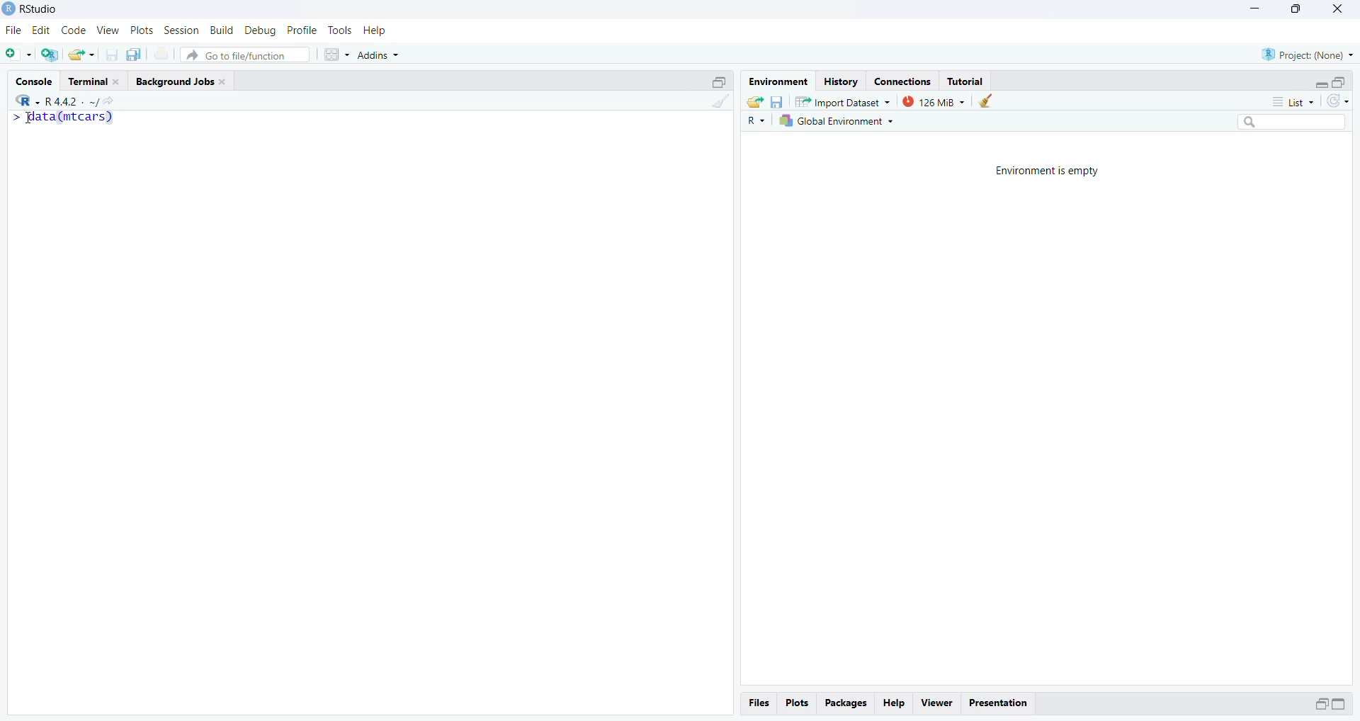 The width and height of the screenshot is (1360, 721). What do you see at coordinates (82, 55) in the screenshot?
I see `open existing file` at bounding box center [82, 55].